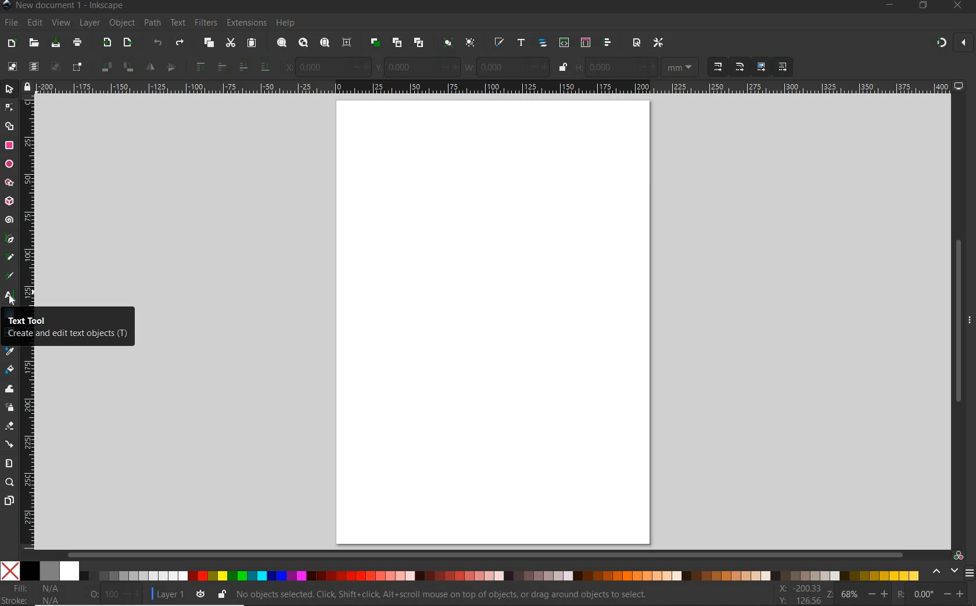 The width and height of the screenshot is (976, 606). What do you see at coordinates (120, 23) in the screenshot?
I see `object` at bounding box center [120, 23].